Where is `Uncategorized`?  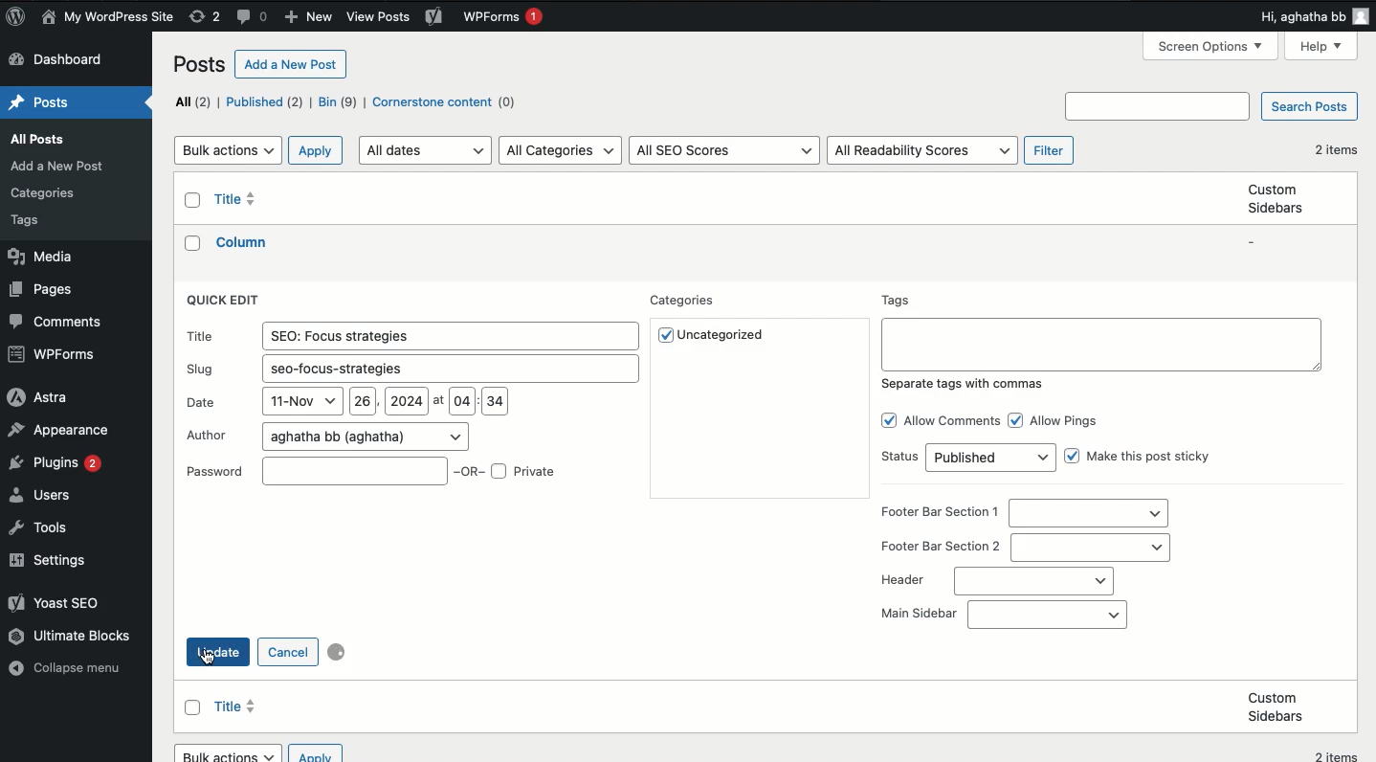
Uncategorized is located at coordinates (725, 335).